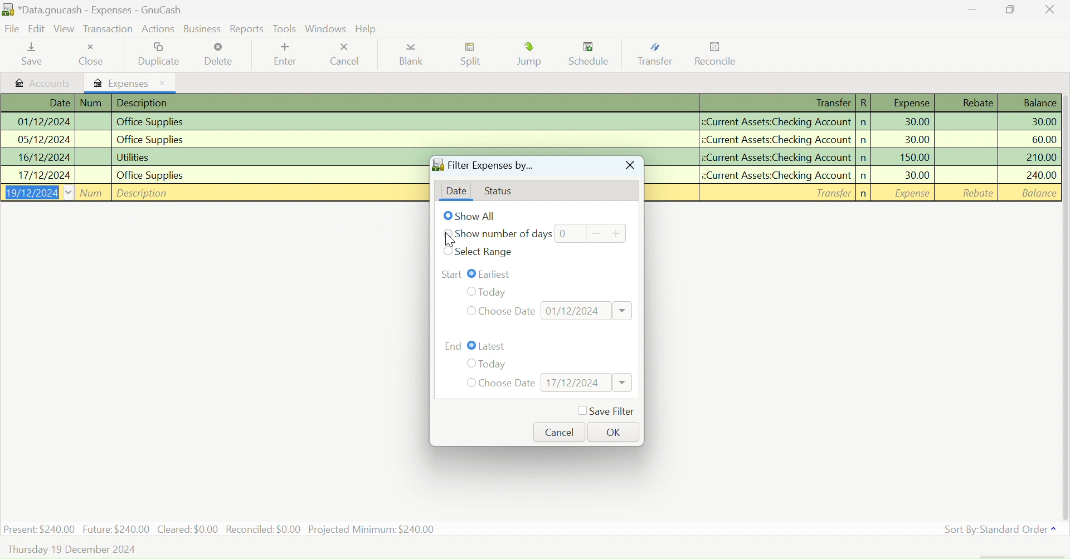 The height and width of the screenshot is (559, 1070). What do you see at coordinates (456, 192) in the screenshot?
I see `Date` at bounding box center [456, 192].